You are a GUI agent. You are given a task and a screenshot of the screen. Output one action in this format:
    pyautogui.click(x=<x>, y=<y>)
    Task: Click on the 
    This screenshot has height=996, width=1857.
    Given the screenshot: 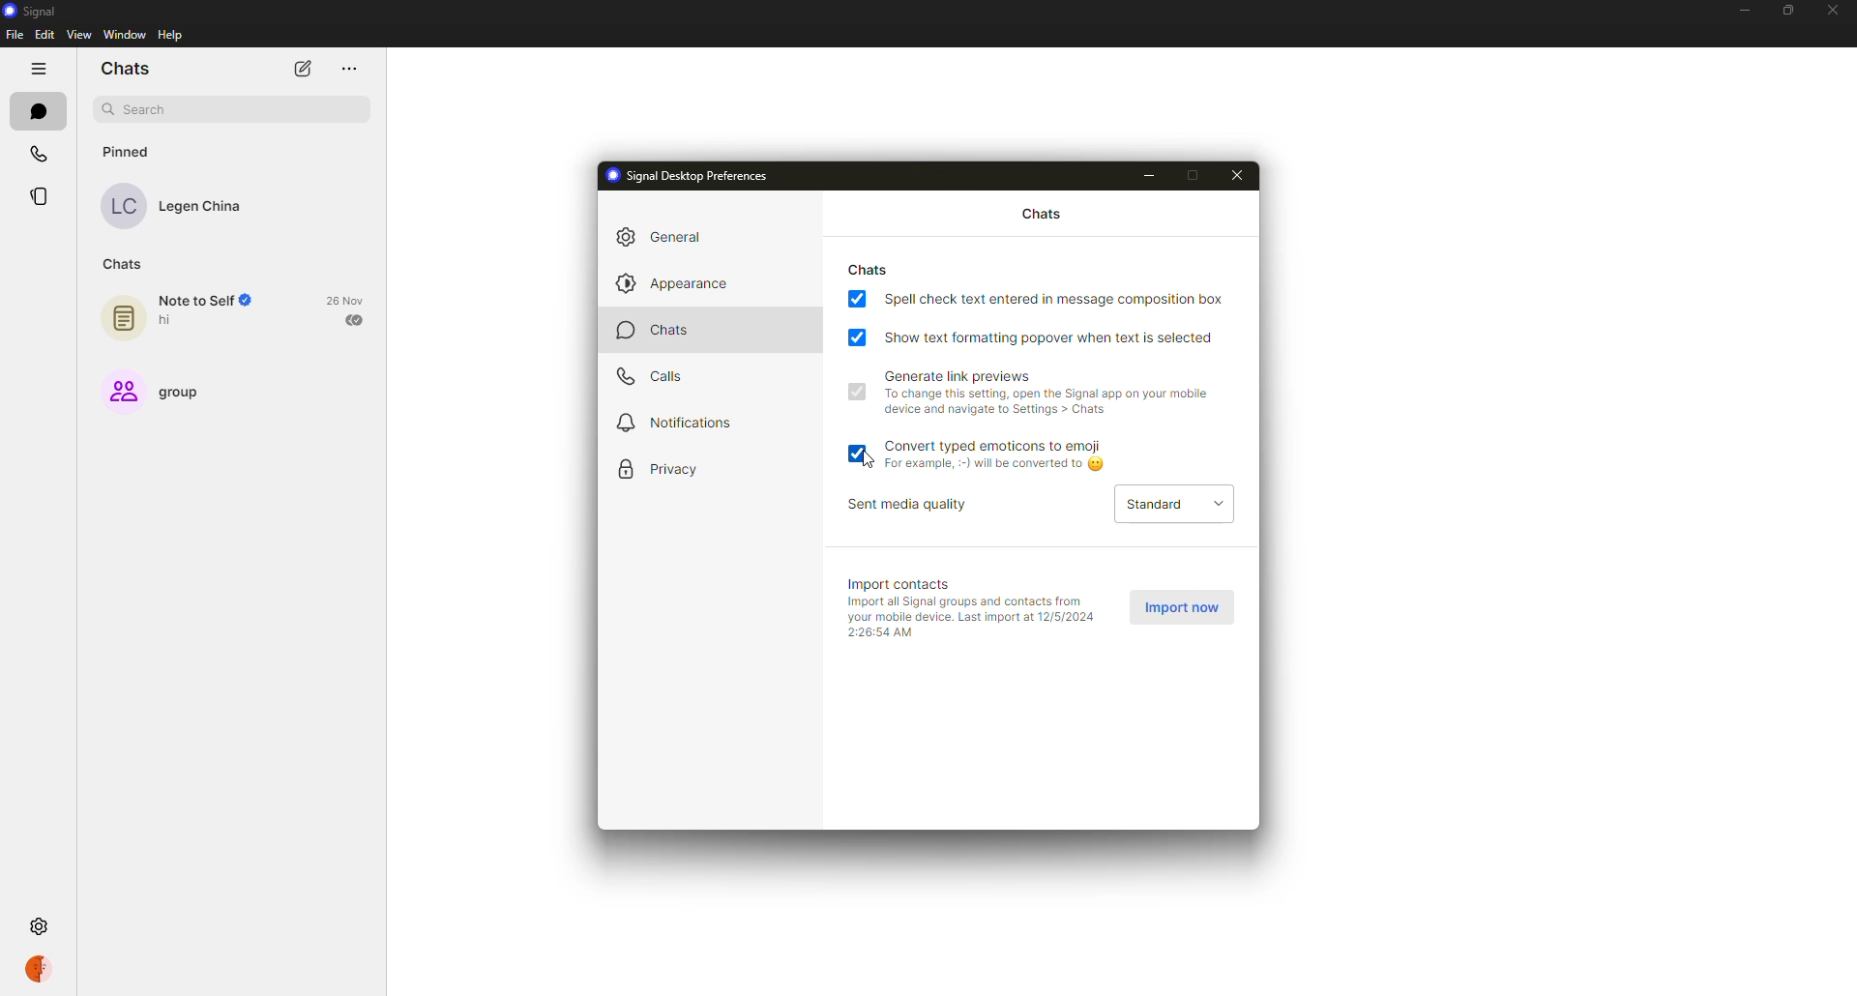 What is the action you would take?
    pyautogui.click(x=859, y=298)
    